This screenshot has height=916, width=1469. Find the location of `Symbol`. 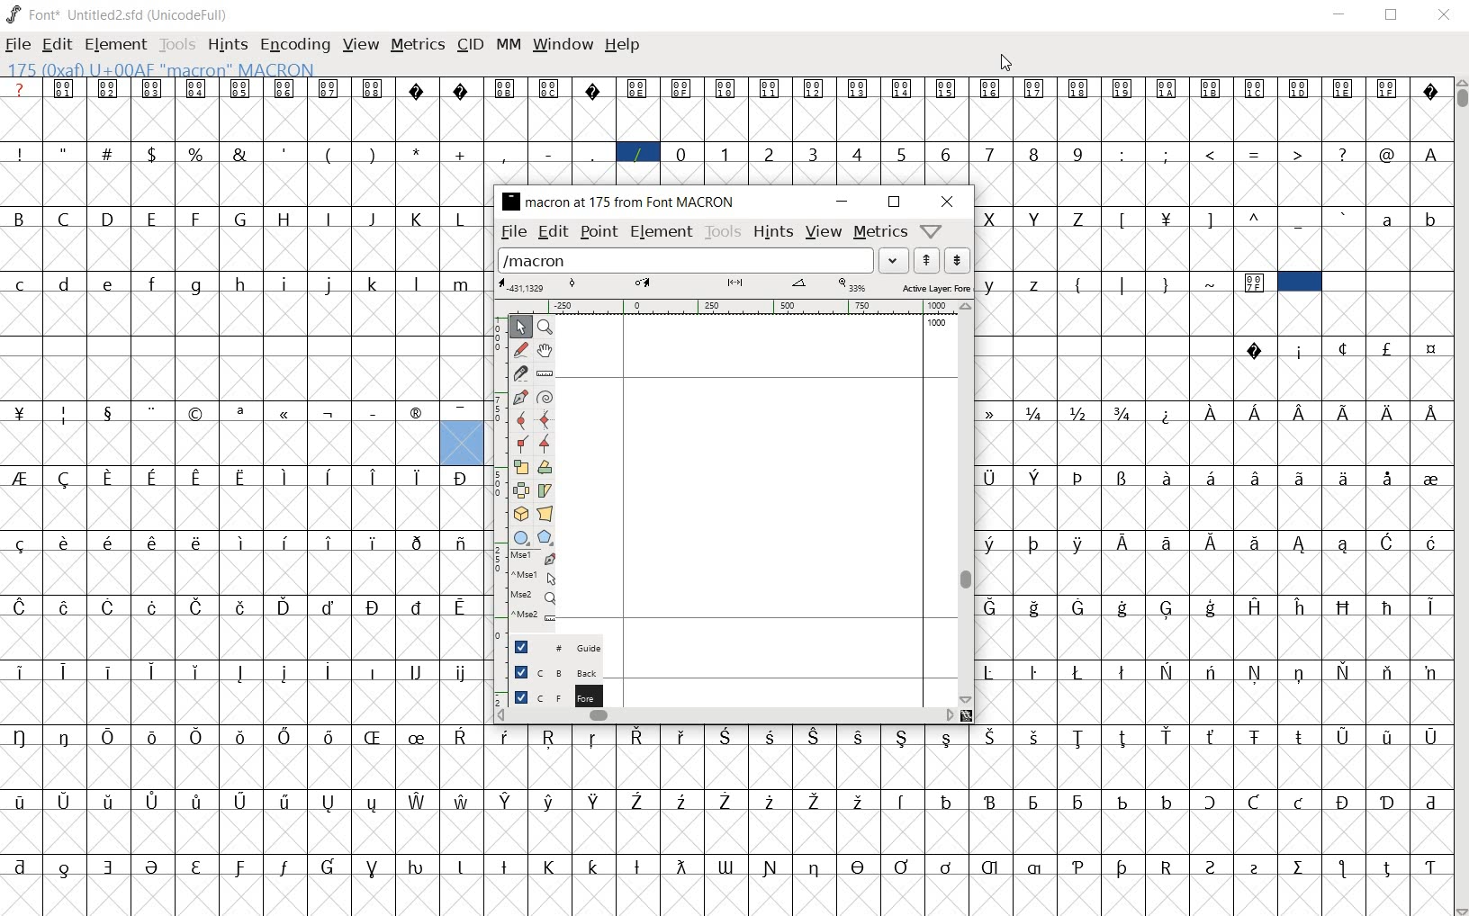

Symbol is located at coordinates (1123, 799).